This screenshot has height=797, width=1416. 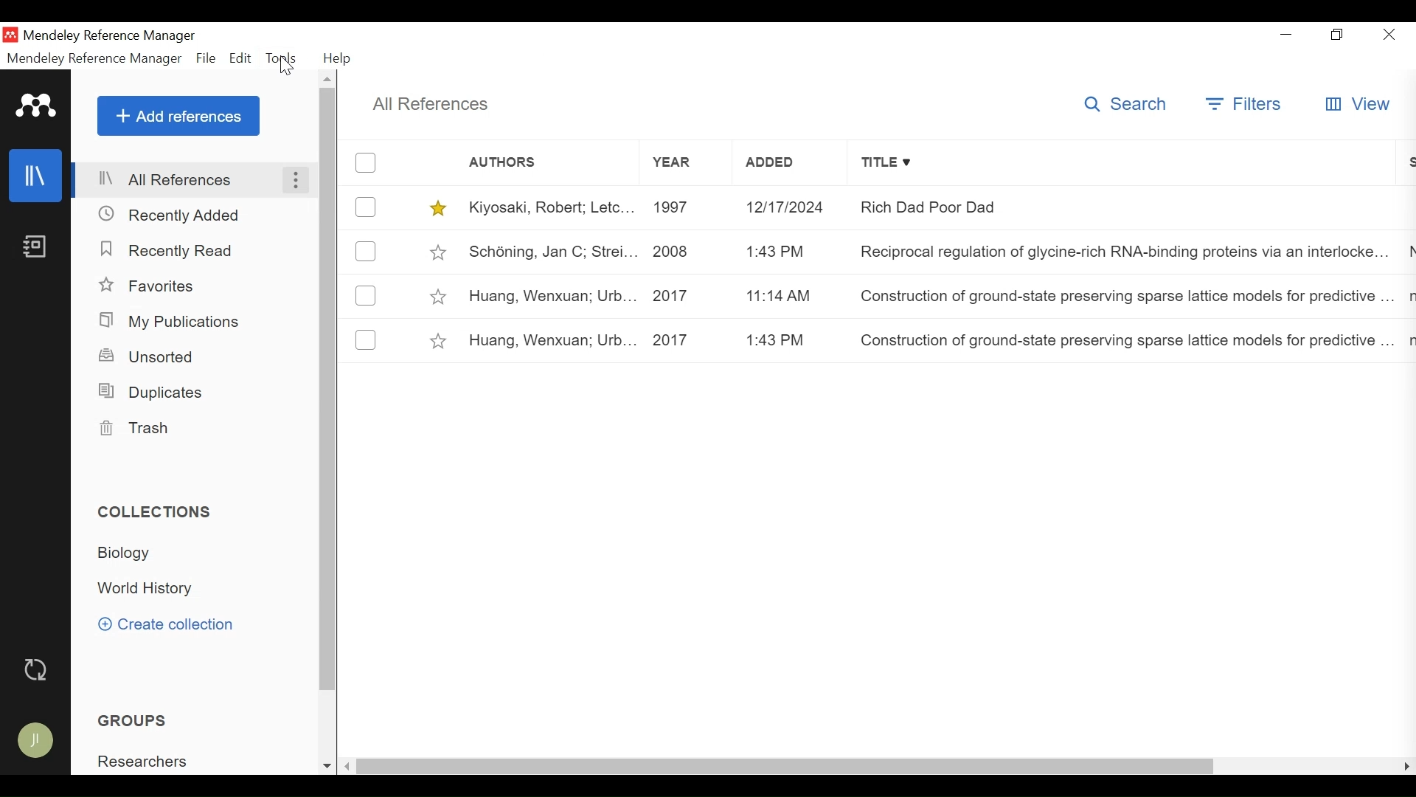 What do you see at coordinates (437, 207) in the screenshot?
I see `Toggle Favorites` at bounding box center [437, 207].